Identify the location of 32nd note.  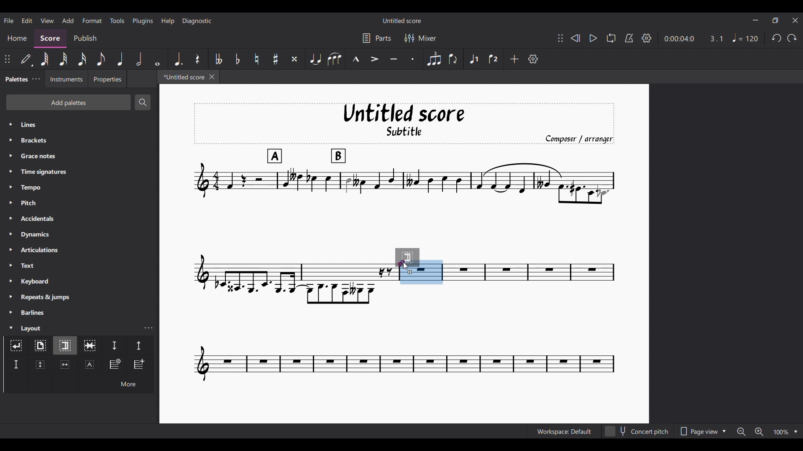
(63, 59).